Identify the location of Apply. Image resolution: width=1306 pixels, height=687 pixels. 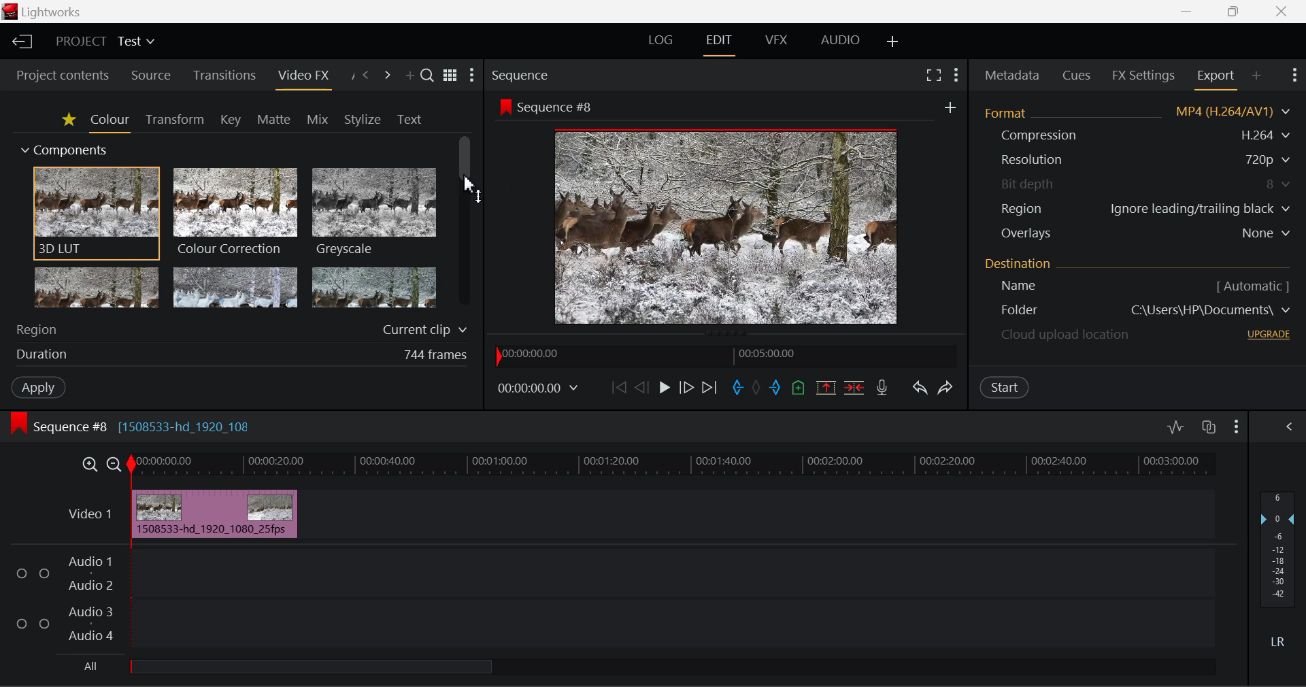
(31, 386).